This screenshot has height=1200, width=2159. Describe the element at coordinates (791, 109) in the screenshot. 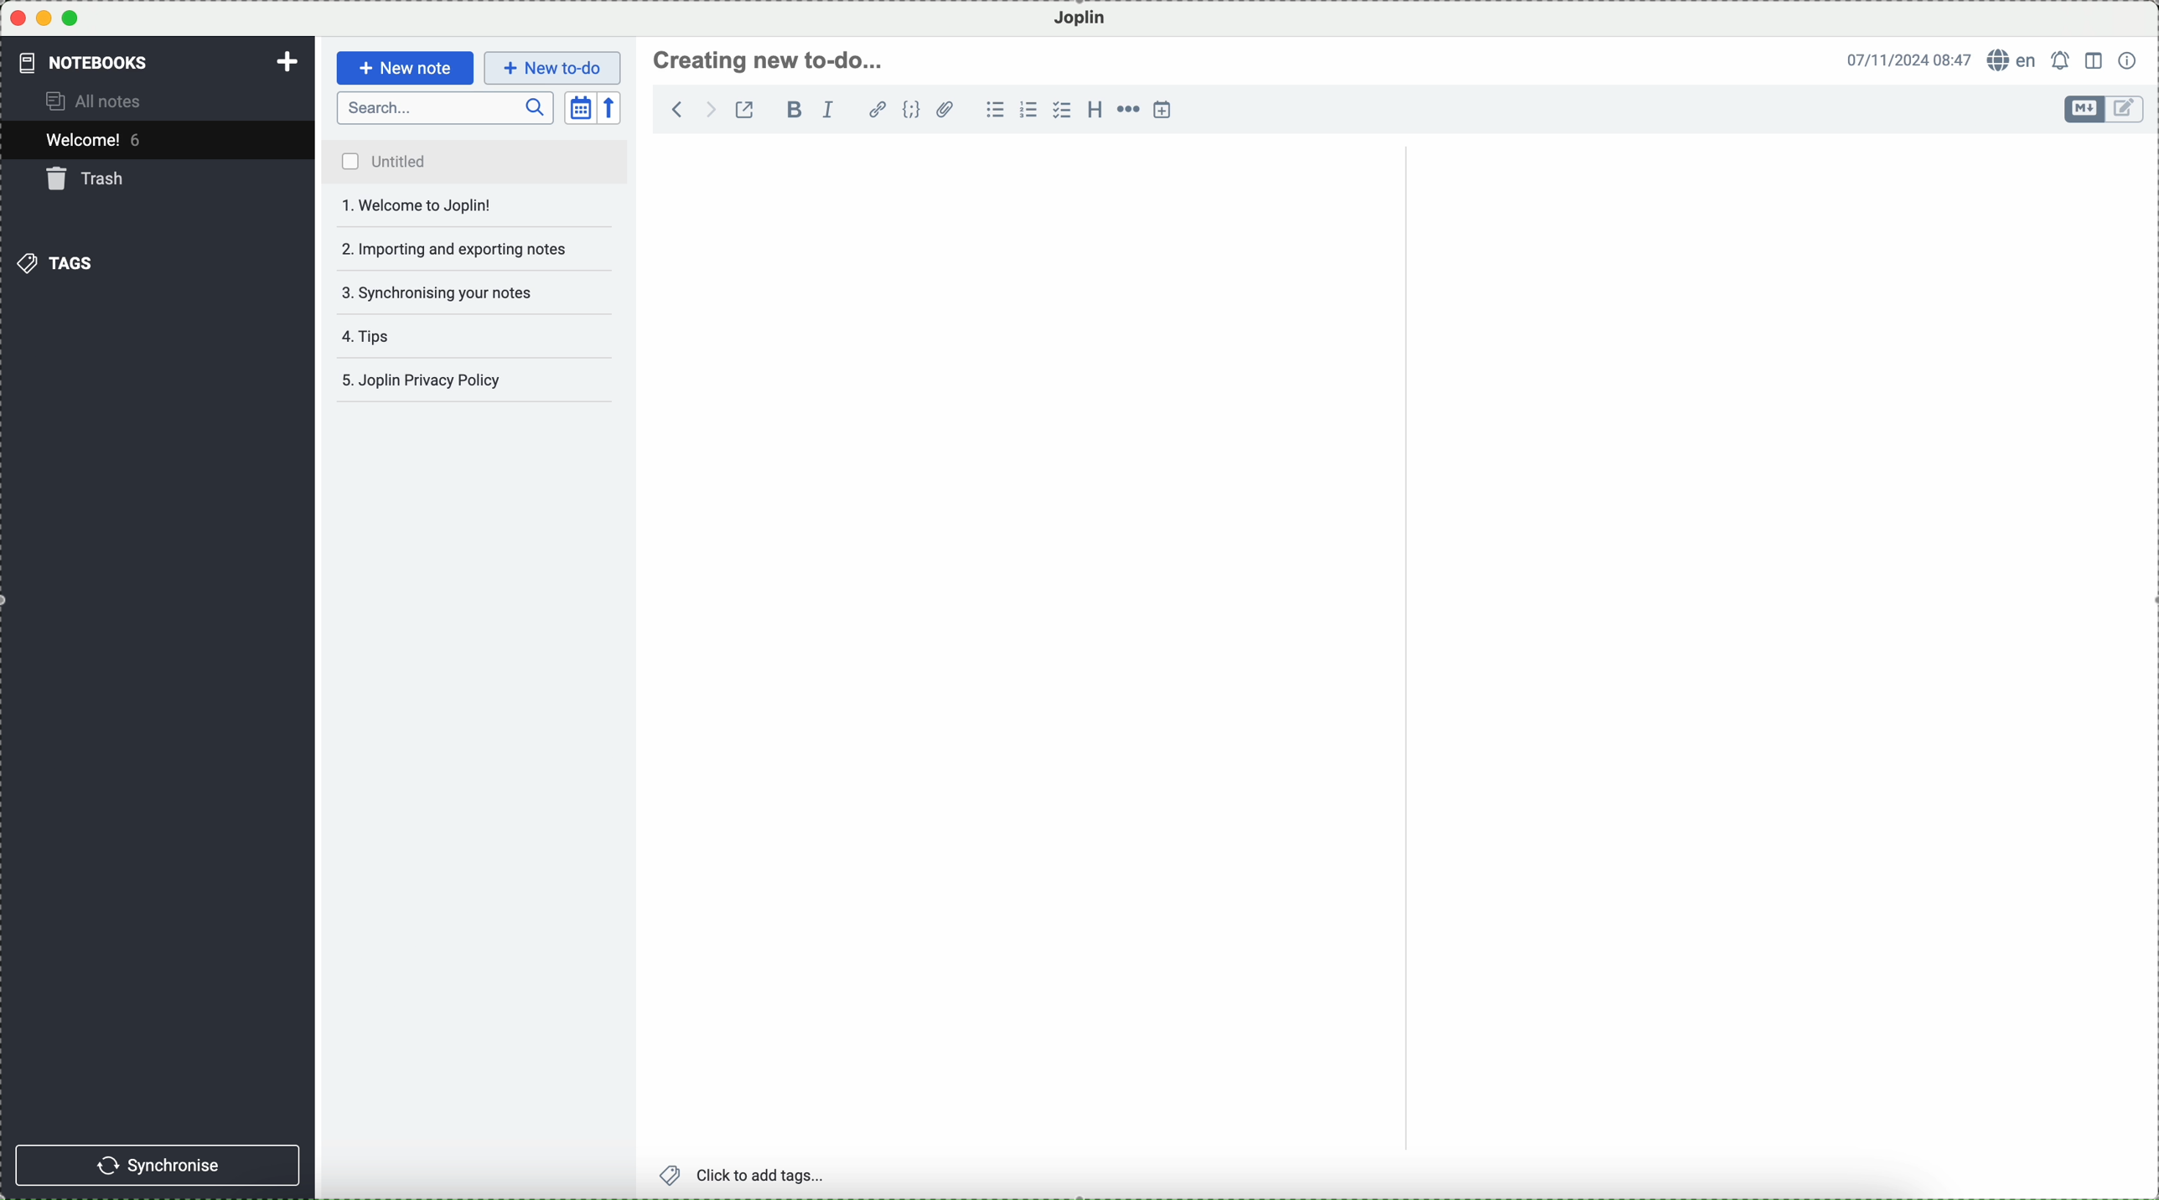

I see `bold` at that location.